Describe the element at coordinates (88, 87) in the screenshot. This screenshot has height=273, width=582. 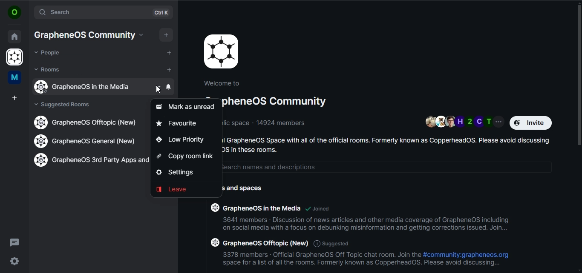
I see `grapheneOS in the media` at that location.